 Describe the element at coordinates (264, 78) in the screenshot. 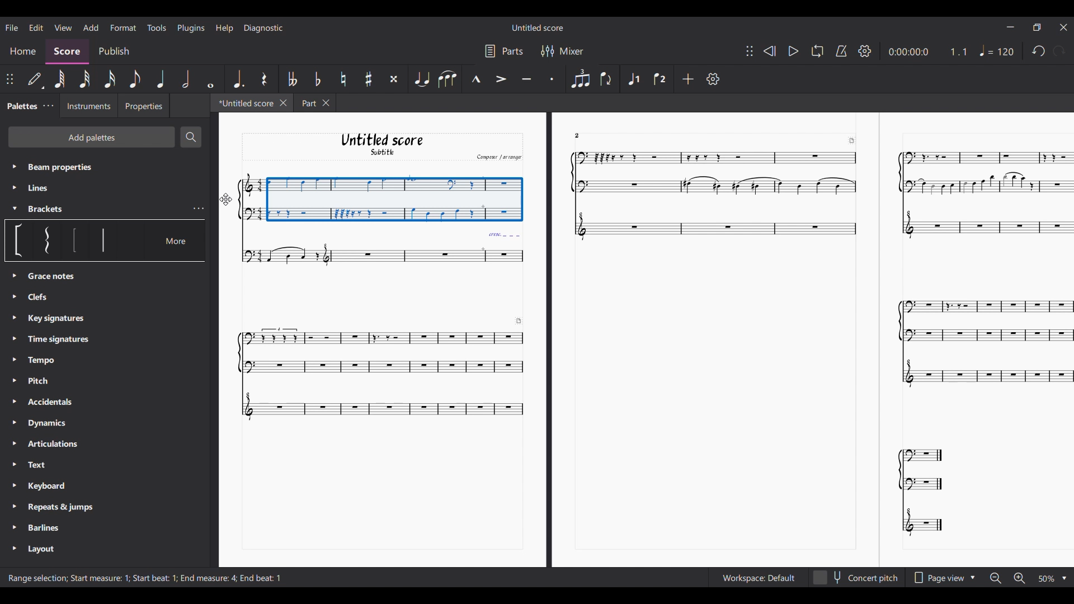

I see `Rest` at that location.